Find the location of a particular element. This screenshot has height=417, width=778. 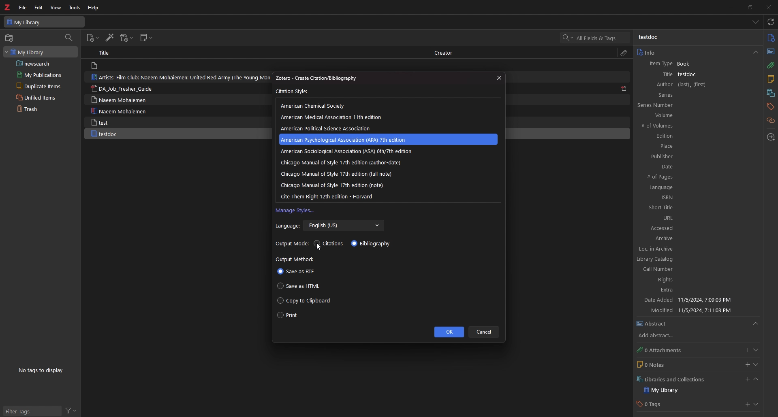

info is located at coordinates (771, 38).